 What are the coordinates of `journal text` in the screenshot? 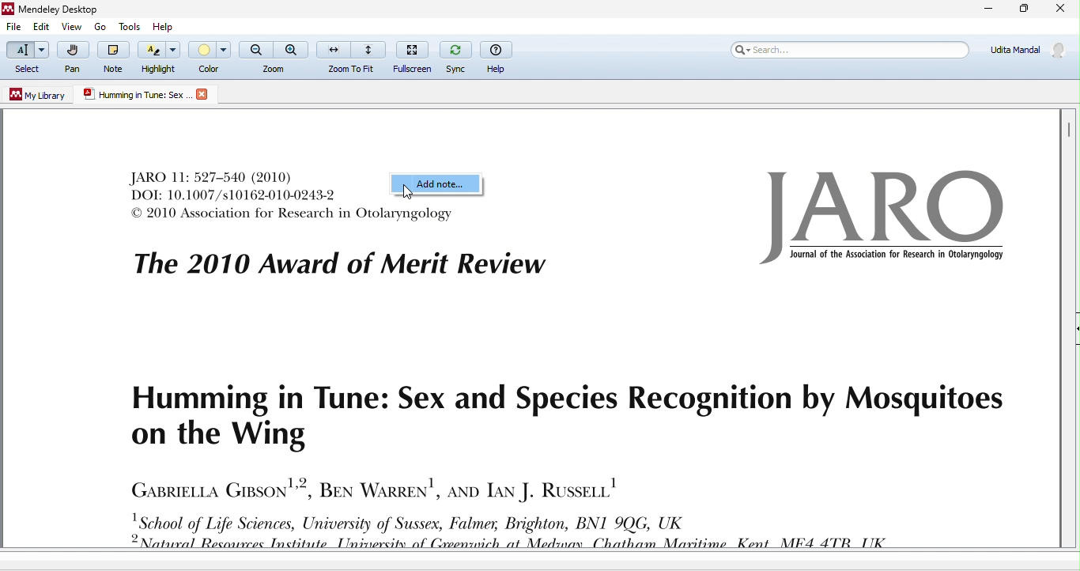 It's located at (336, 251).